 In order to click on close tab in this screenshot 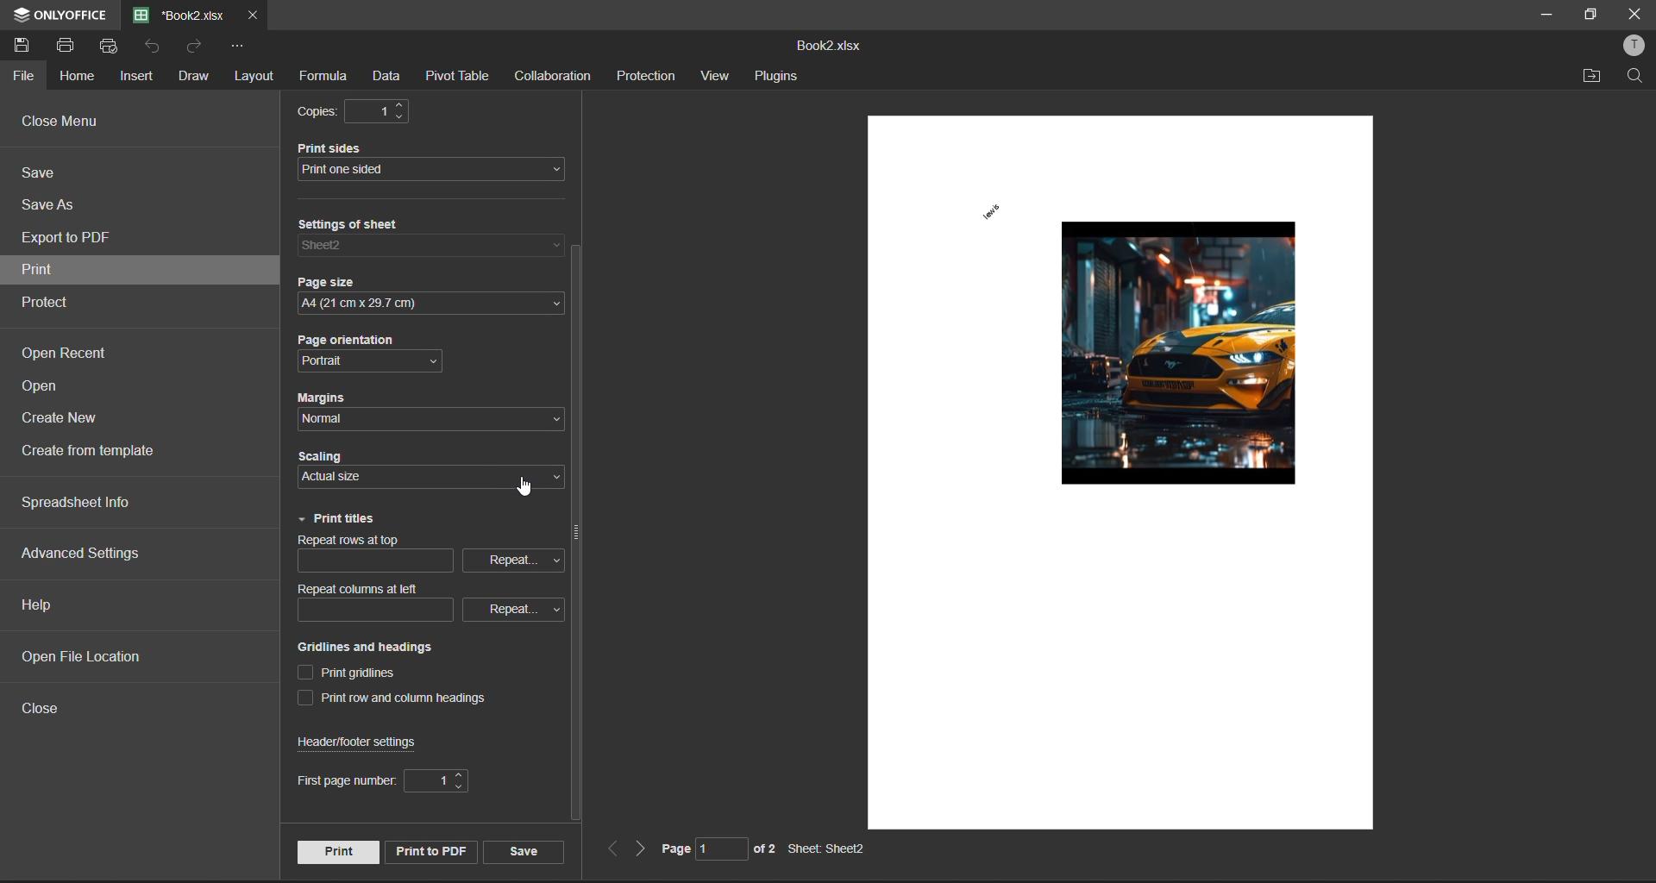, I will do `click(250, 14)`.